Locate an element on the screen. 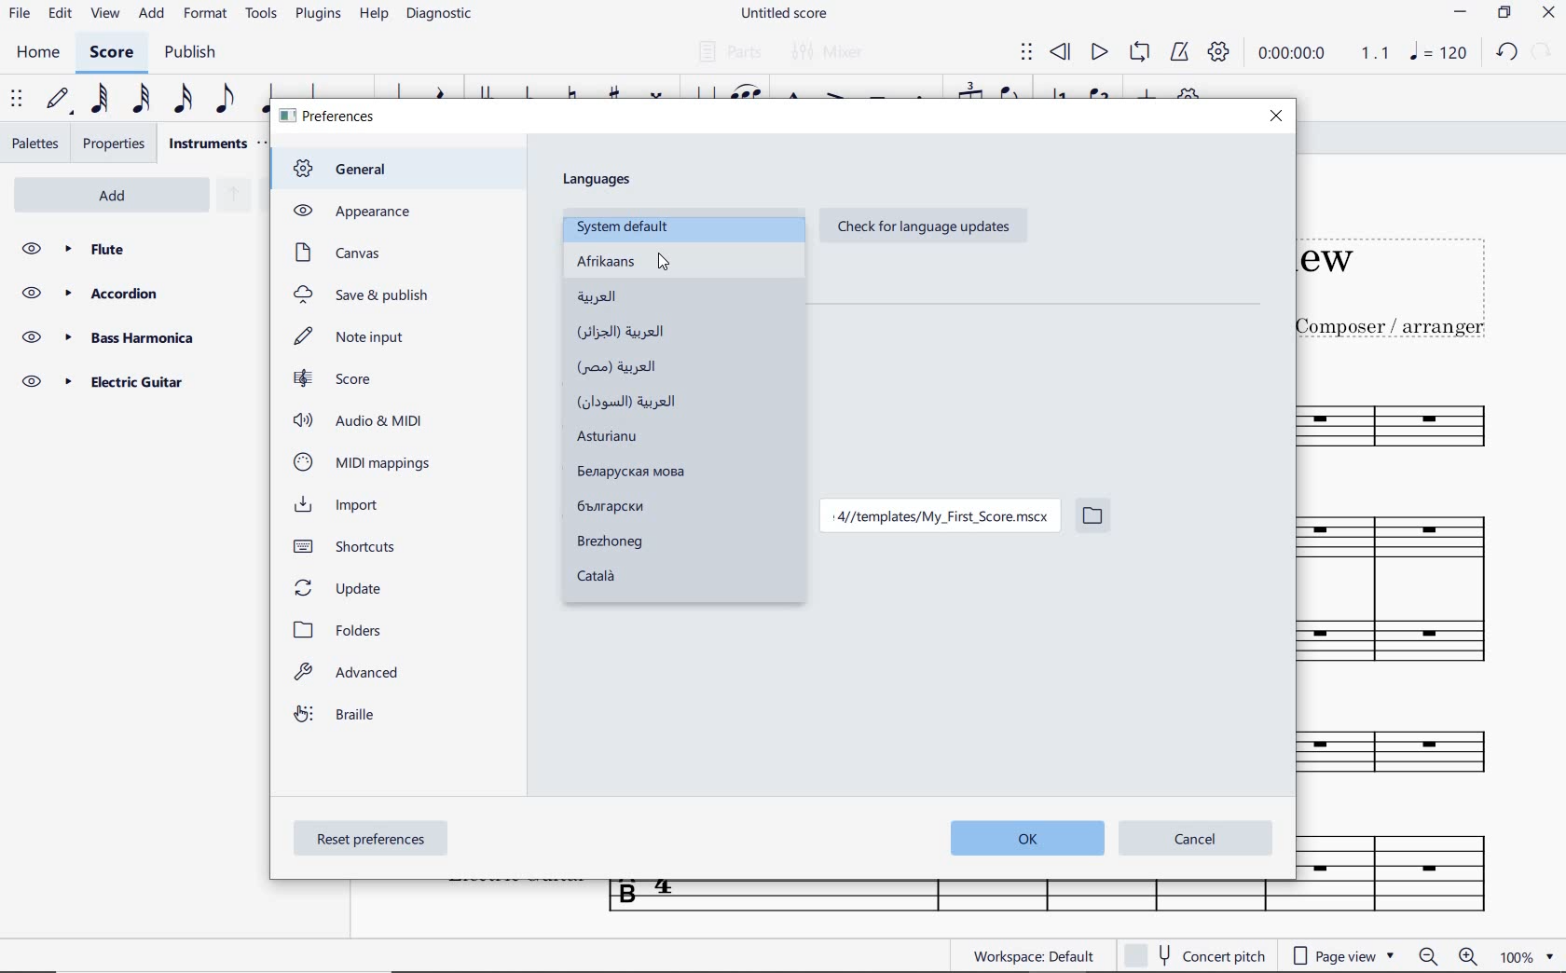 The height and width of the screenshot is (973, 1566). mixer is located at coordinates (831, 54).